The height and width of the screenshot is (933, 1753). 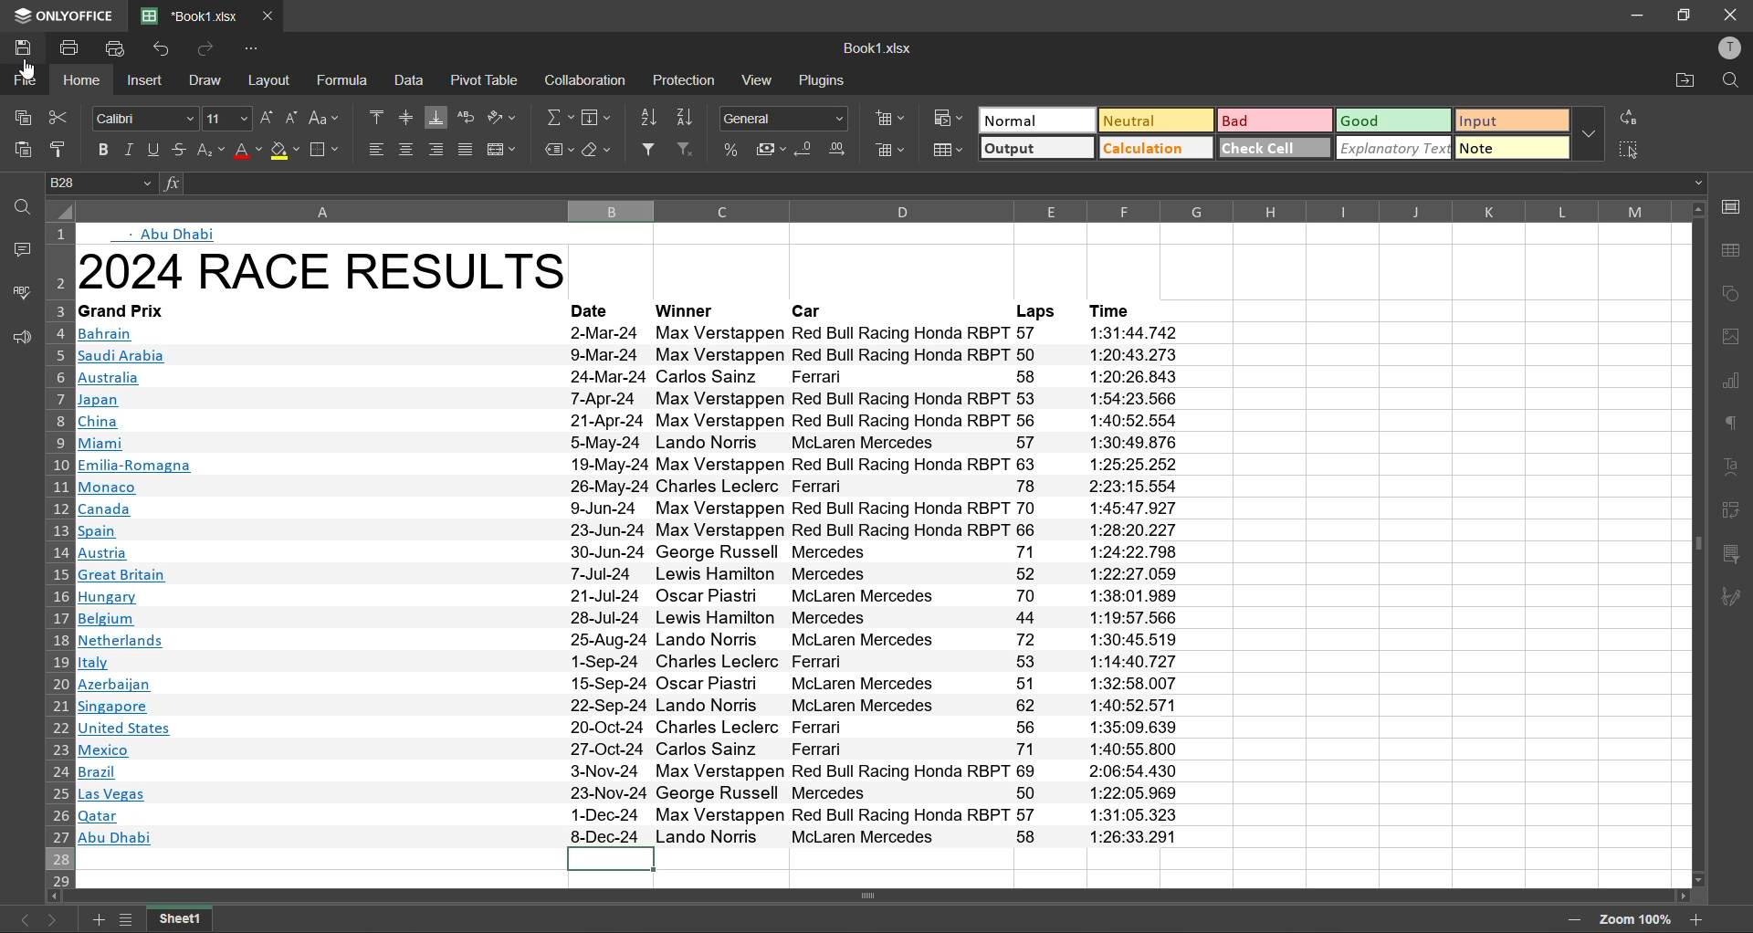 I want to click on maximize, so click(x=1682, y=16).